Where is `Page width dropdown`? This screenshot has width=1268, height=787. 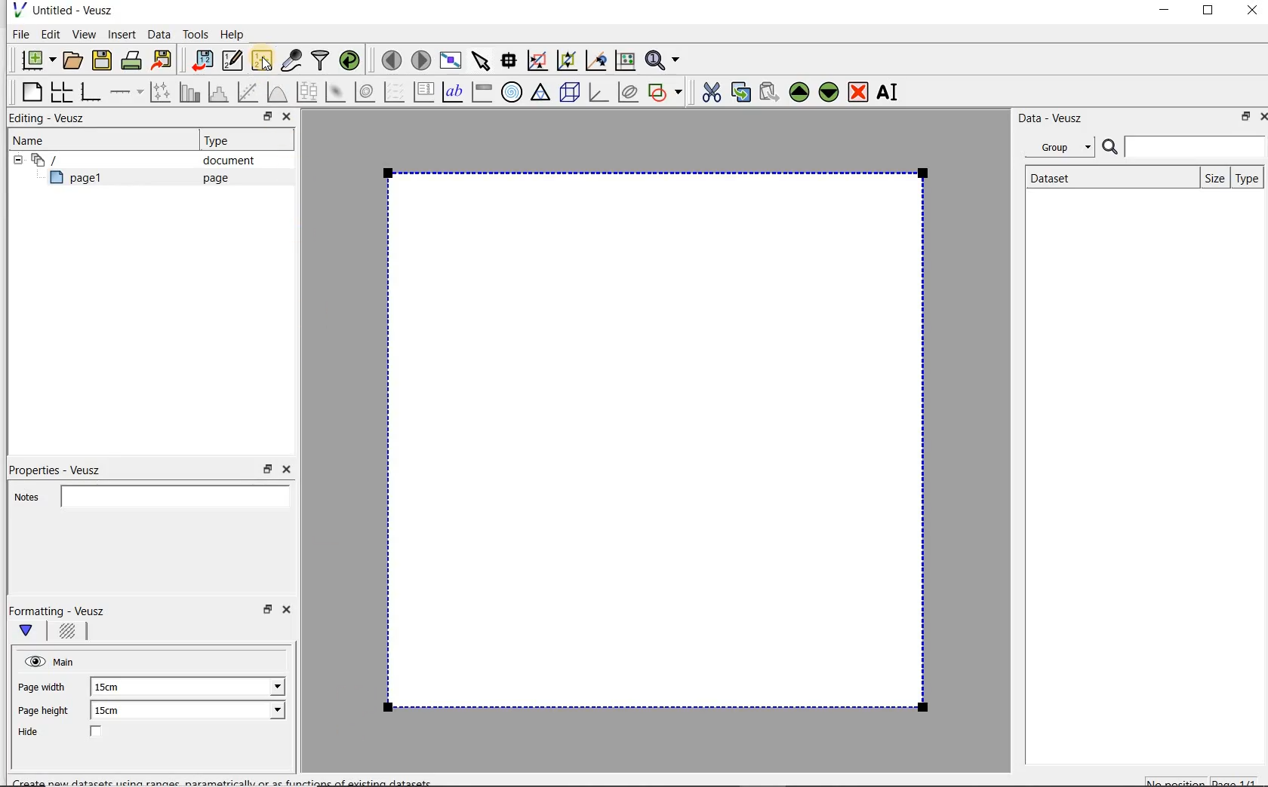
Page width dropdown is located at coordinates (260, 687).